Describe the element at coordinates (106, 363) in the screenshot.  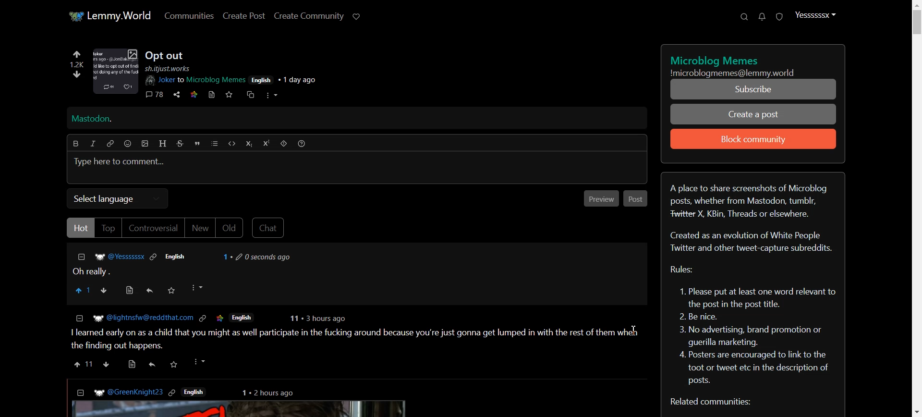
I see `downvote` at that location.